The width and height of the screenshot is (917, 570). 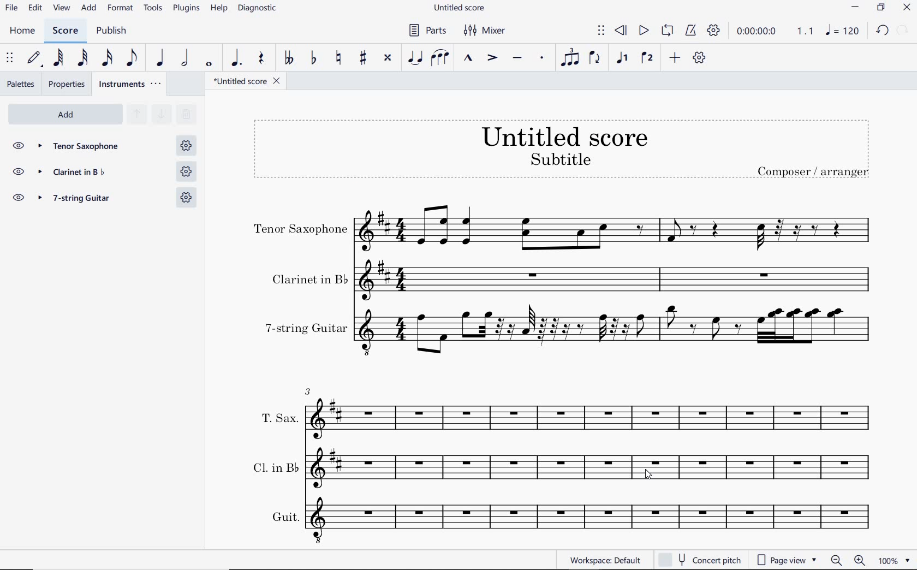 What do you see at coordinates (562, 231) in the screenshot?
I see `INSTRUMENT: TENOR SAXOPHONE` at bounding box center [562, 231].